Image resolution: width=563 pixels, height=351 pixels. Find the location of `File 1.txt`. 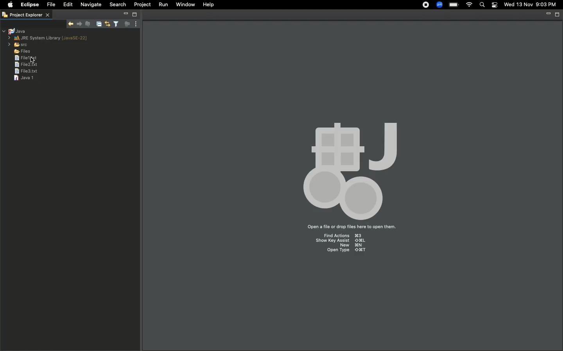

File 1.txt is located at coordinates (18, 58).